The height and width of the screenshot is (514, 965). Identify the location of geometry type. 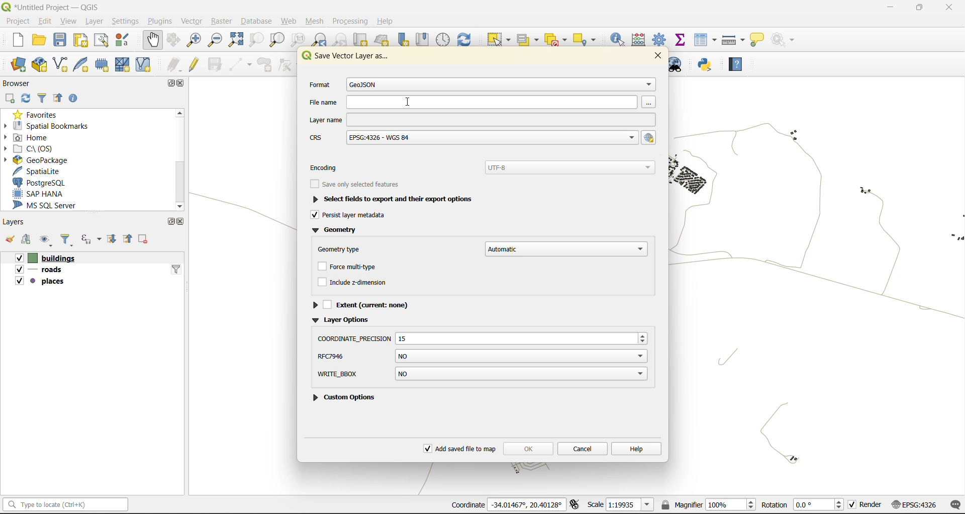
(481, 248).